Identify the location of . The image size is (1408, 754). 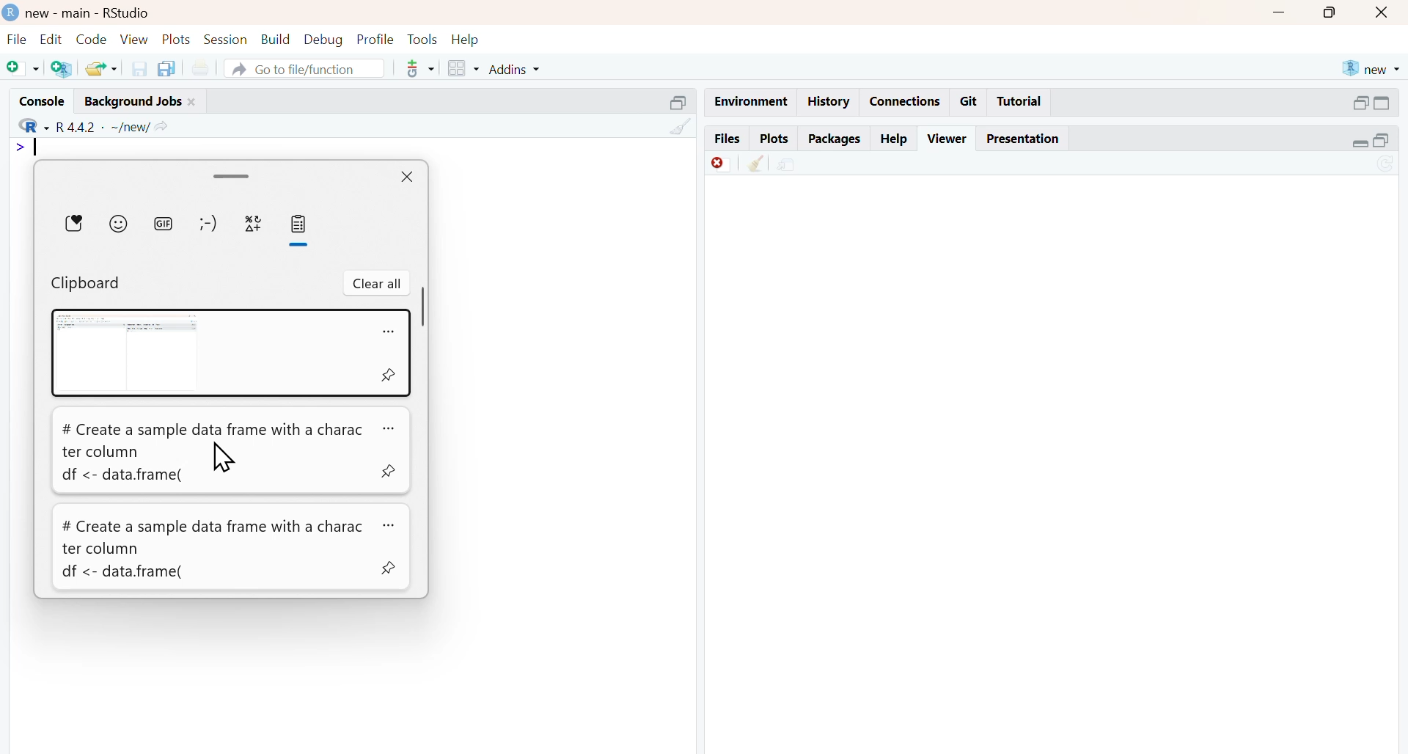
(680, 103).